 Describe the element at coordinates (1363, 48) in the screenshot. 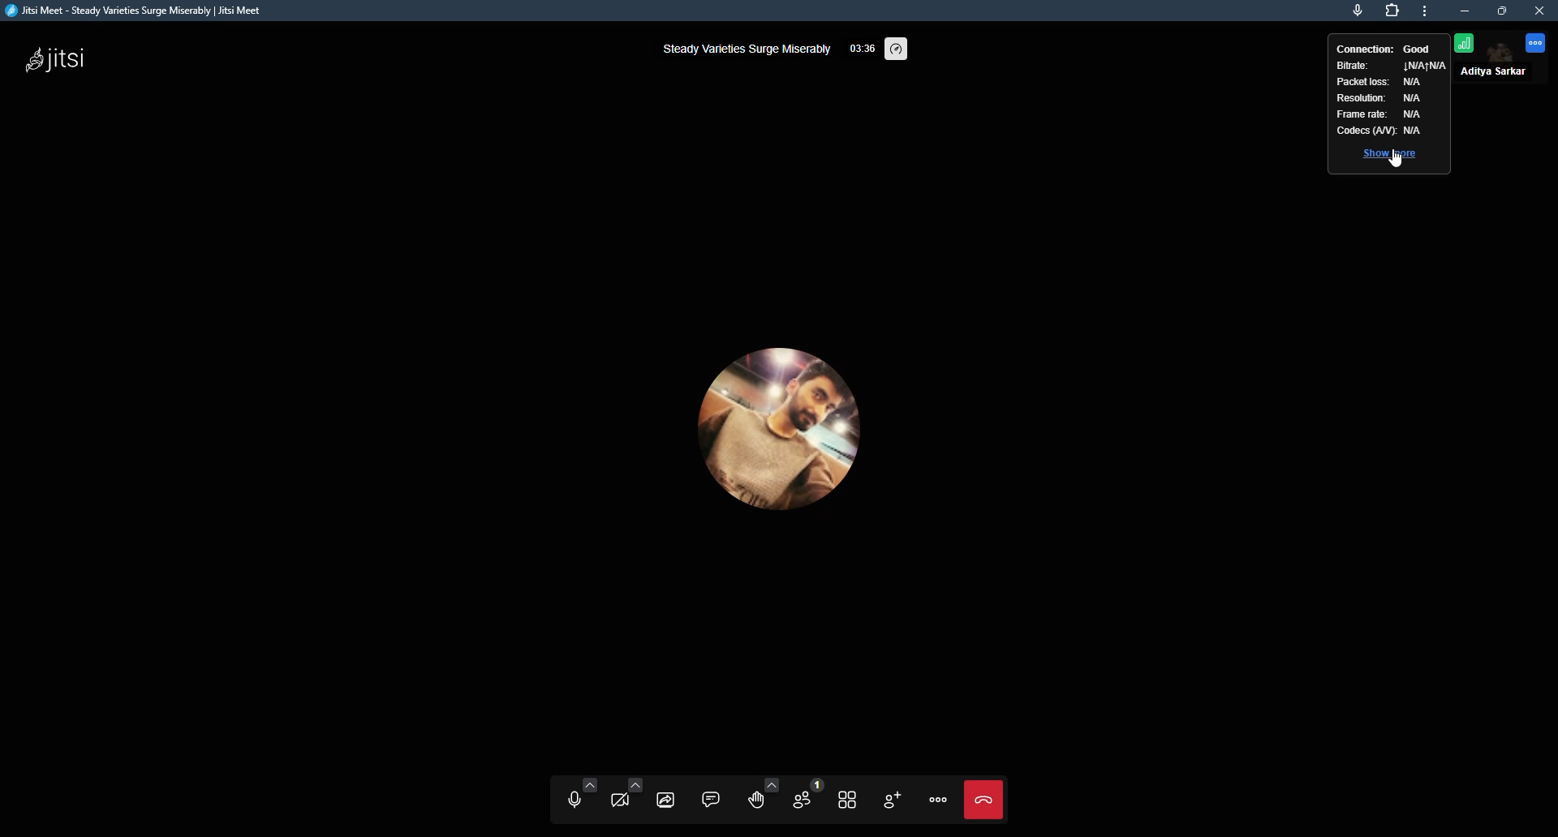

I see `connection` at that location.